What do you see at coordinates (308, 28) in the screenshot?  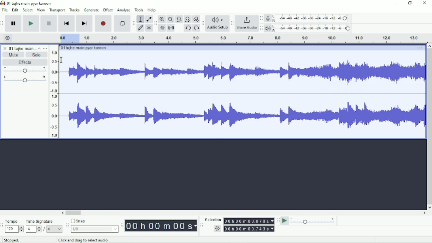 I see `Playback Meter` at bounding box center [308, 28].